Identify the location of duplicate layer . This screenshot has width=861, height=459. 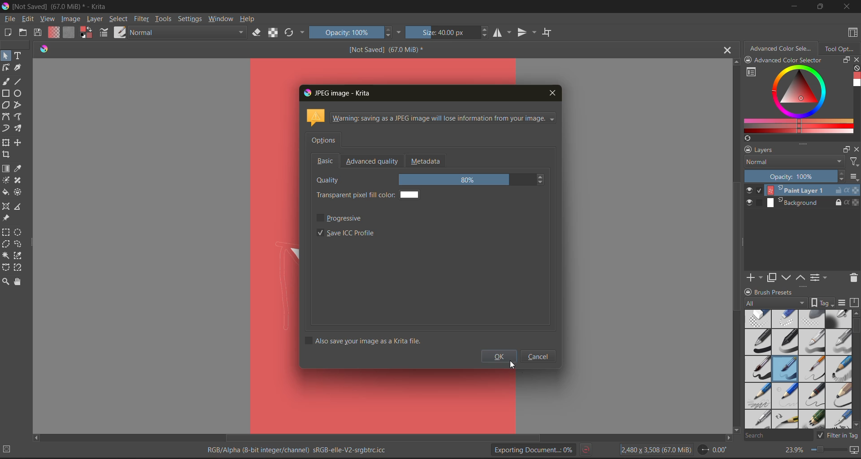
(776, 279).